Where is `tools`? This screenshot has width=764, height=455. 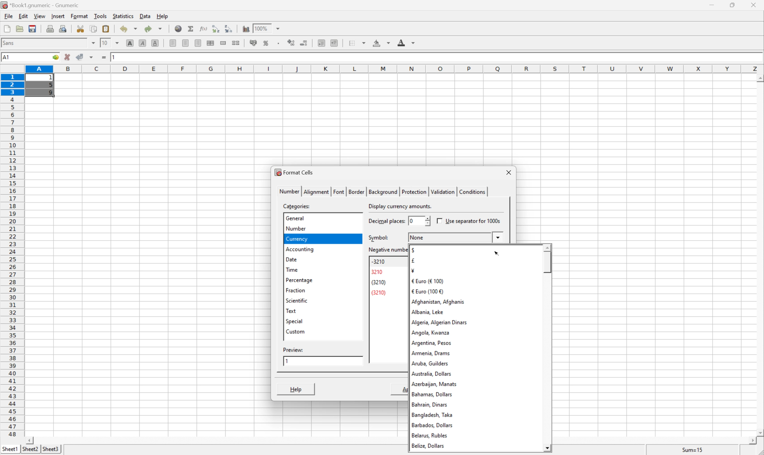
tools is located at coordinates (101, 16).